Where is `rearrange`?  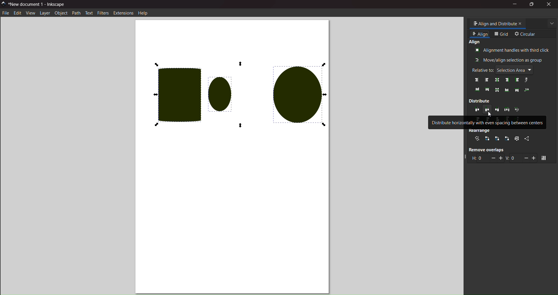
rearrange is located at coordinates (480, 132).